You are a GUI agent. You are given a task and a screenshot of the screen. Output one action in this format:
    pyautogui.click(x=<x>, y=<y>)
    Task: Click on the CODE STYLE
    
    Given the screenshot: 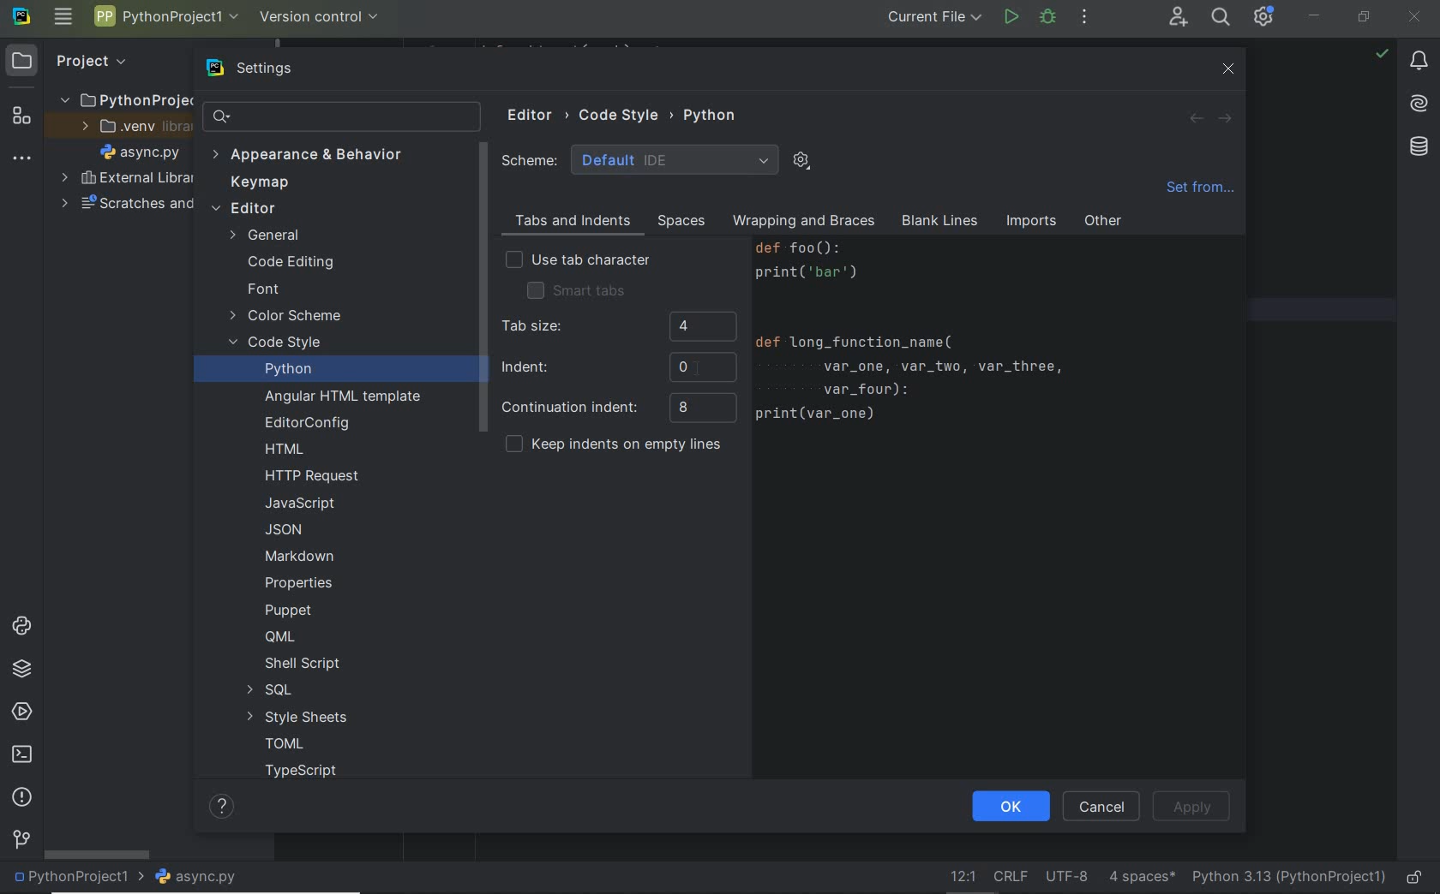 What is the action you would take?
    pyautogui.click(x=627, y=113)
    